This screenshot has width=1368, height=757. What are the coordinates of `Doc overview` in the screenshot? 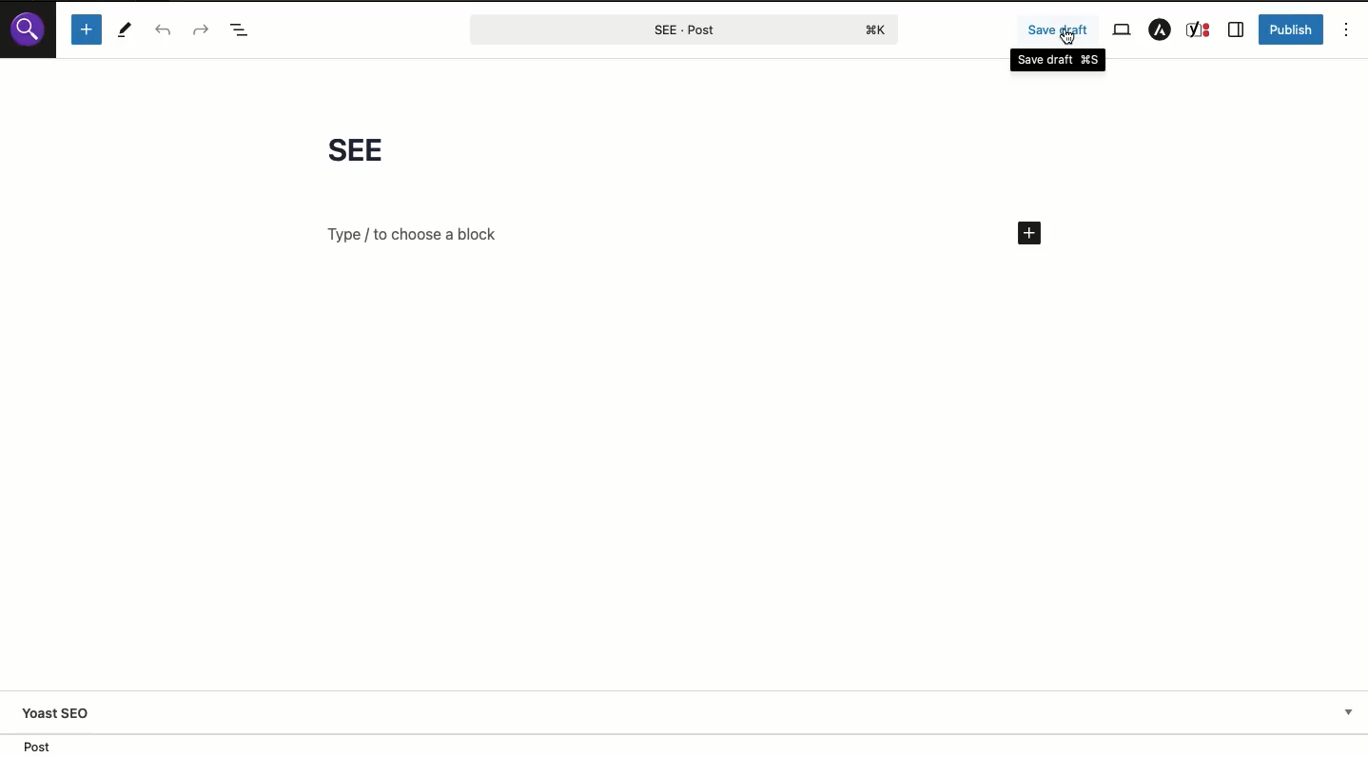 It's located at (240, 31).